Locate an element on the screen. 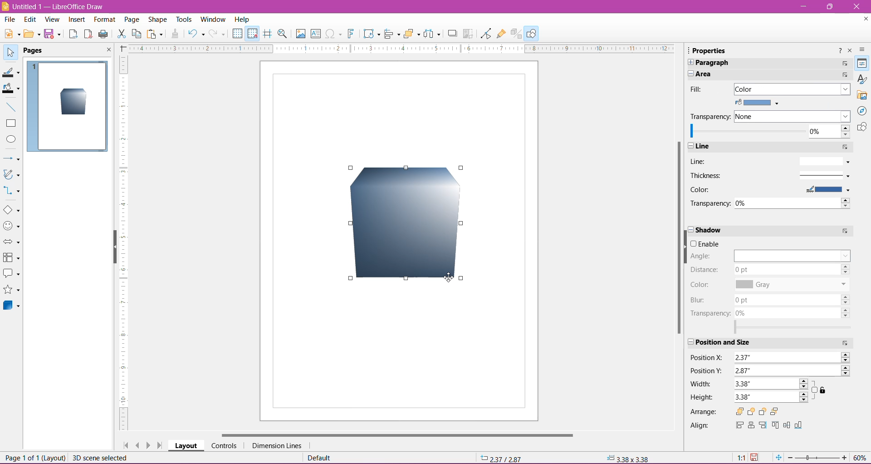  Position X is located at coordinates (708, 357).